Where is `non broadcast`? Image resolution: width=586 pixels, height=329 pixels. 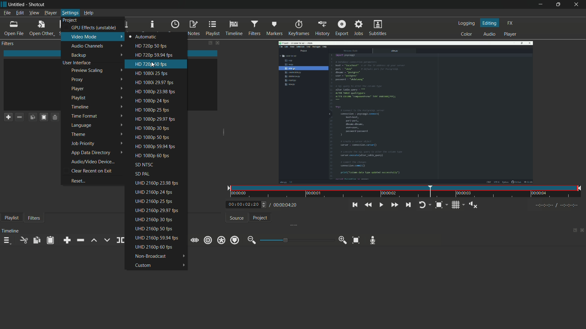
non broadcast is located at coordinates (160, 256).